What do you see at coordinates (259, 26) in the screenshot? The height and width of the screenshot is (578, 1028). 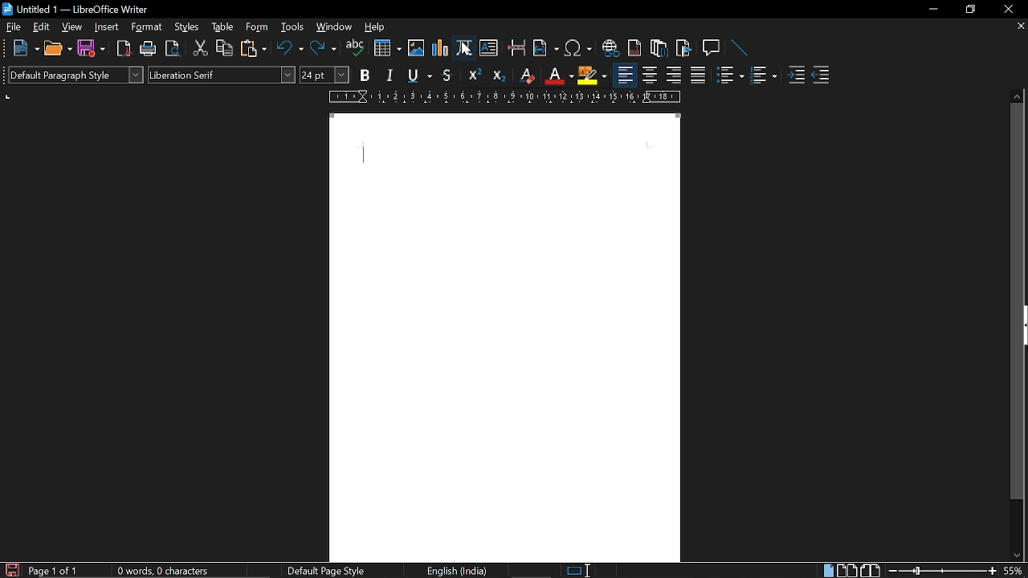 I see `form` at bounding box center [259, 26].